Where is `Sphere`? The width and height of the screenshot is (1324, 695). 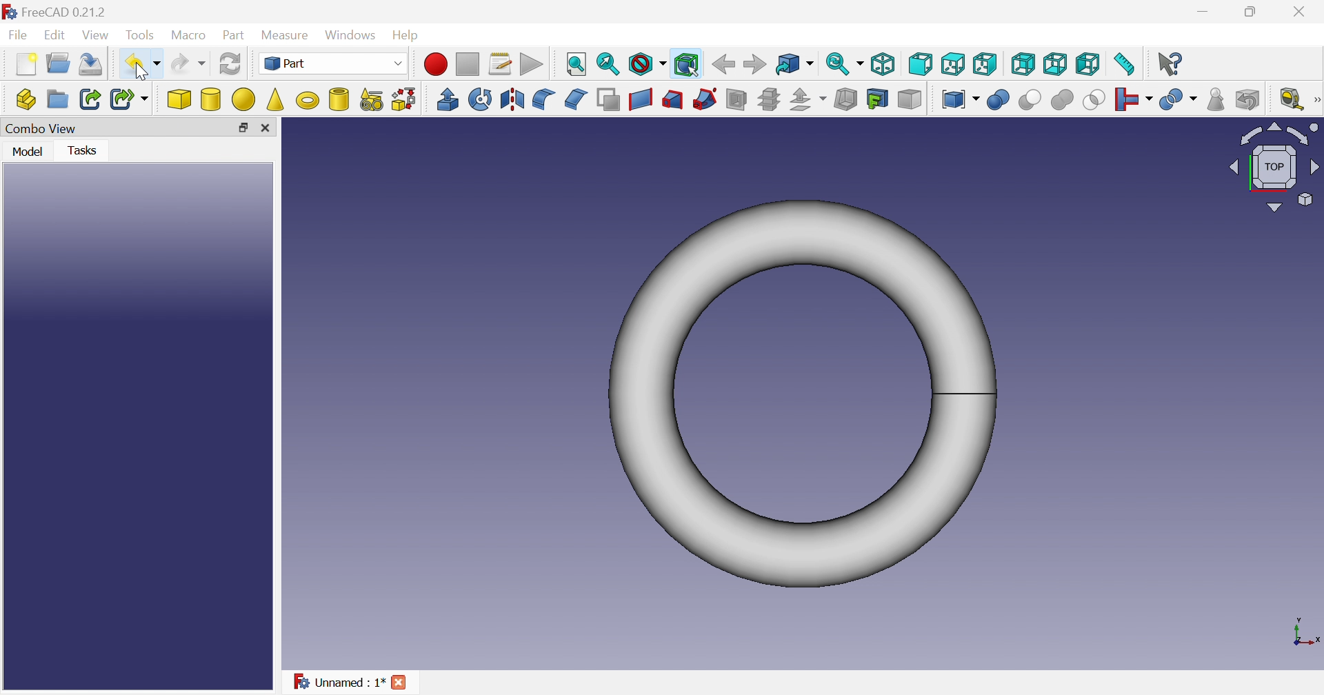
Sphere is located at coordinates (244, 100).